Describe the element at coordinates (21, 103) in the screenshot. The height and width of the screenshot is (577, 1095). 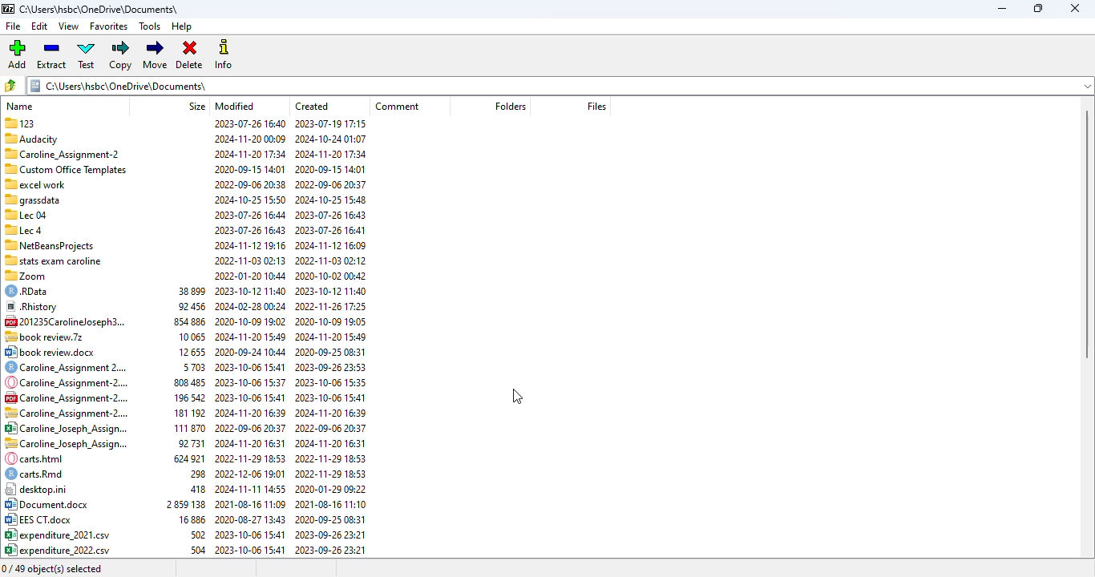
I see `name` at that location.